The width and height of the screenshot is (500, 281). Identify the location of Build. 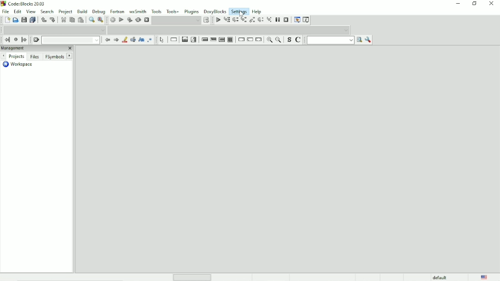
(82, 11).